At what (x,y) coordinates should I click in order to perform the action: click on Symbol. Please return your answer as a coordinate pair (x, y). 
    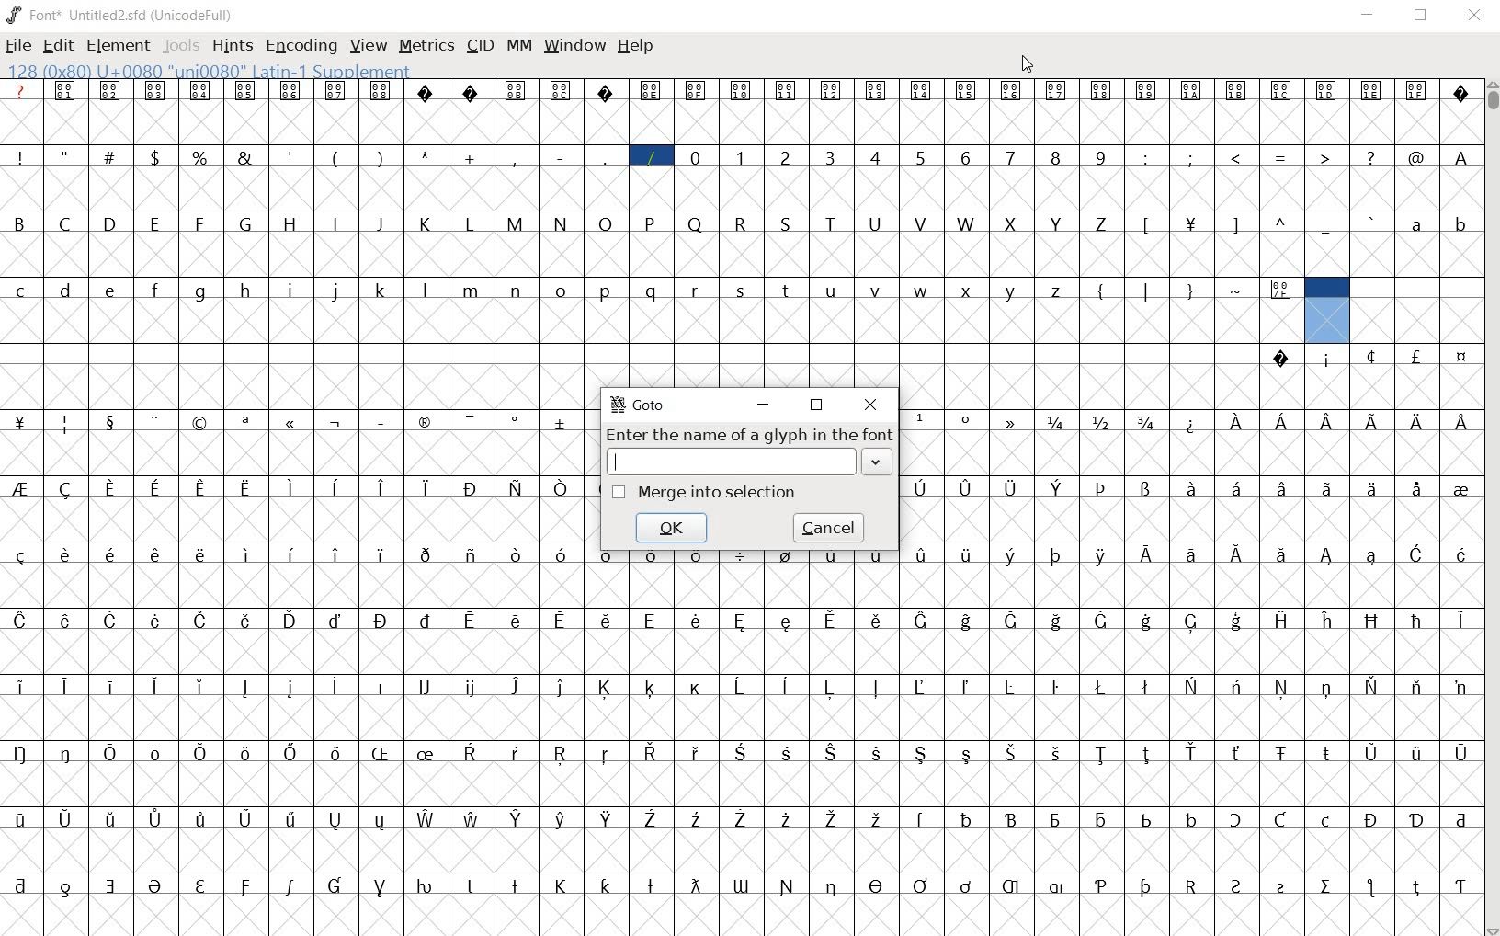
    Looking at the image, I should click on (1415, 489).